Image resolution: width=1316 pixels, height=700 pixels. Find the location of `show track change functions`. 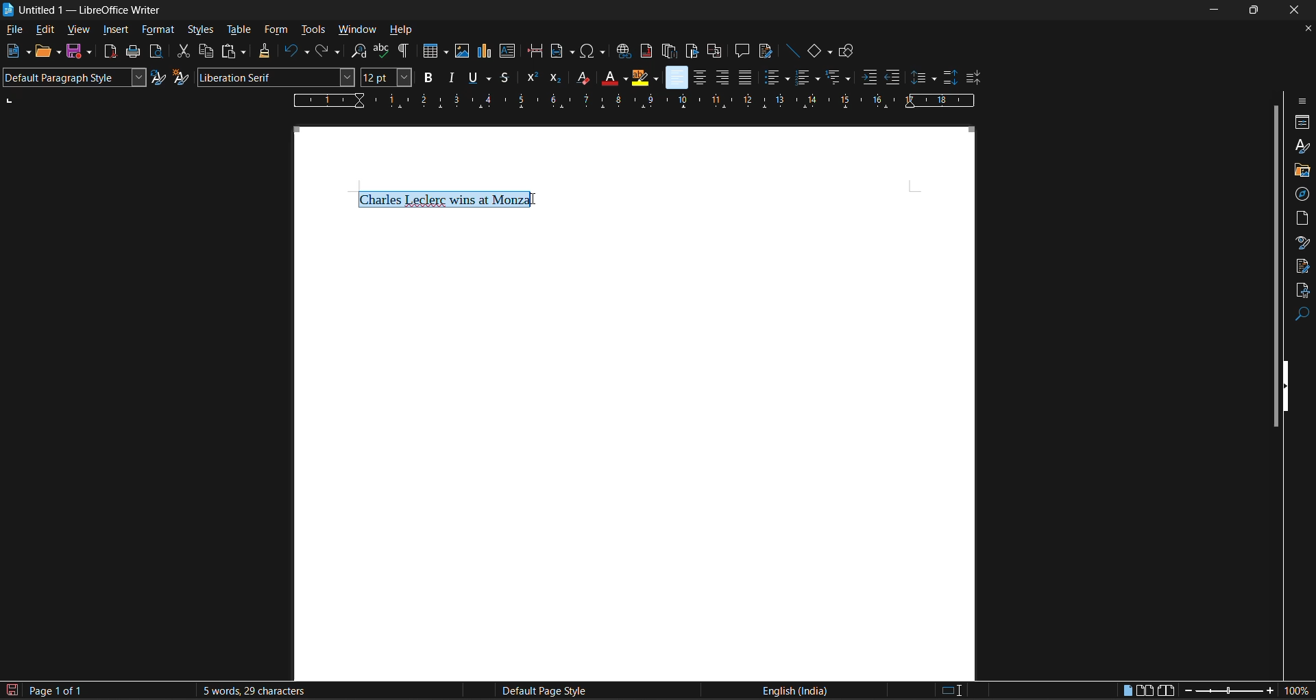

show track change functions is located at coordinates (766, 51).